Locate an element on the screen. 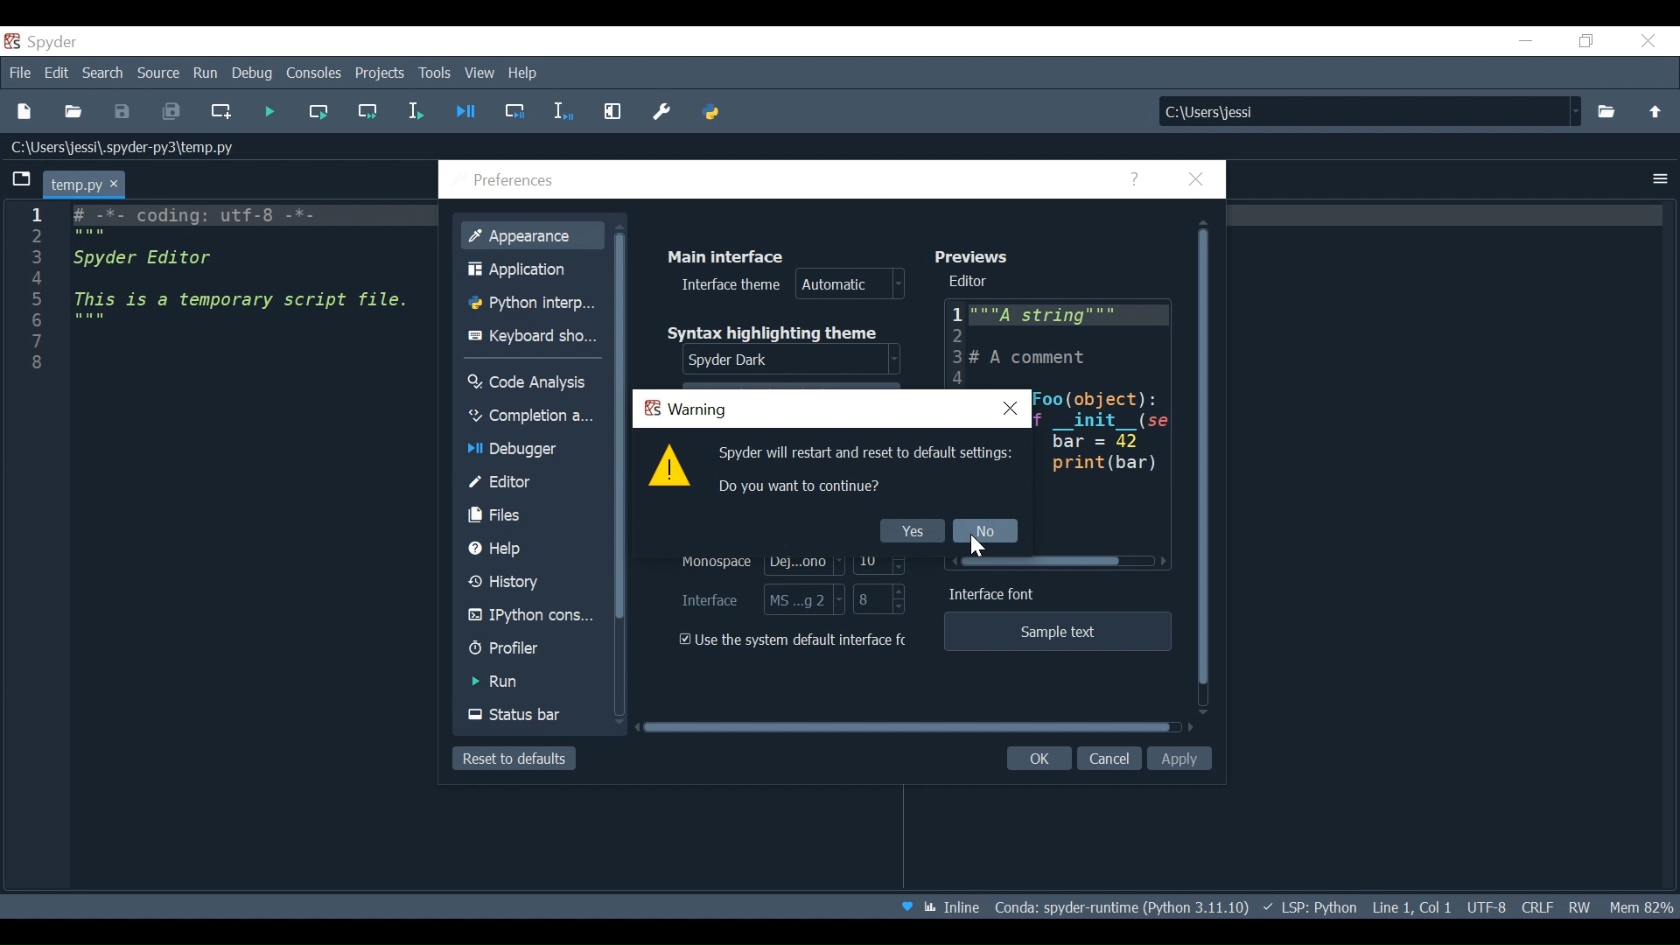 Image resolution: width=1680 pixels, height=945 pixels. Interface theme is located at coordinates (788, 285).